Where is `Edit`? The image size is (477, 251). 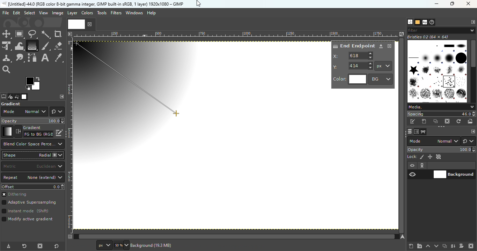 Edit is located at coordinates (16, 13).